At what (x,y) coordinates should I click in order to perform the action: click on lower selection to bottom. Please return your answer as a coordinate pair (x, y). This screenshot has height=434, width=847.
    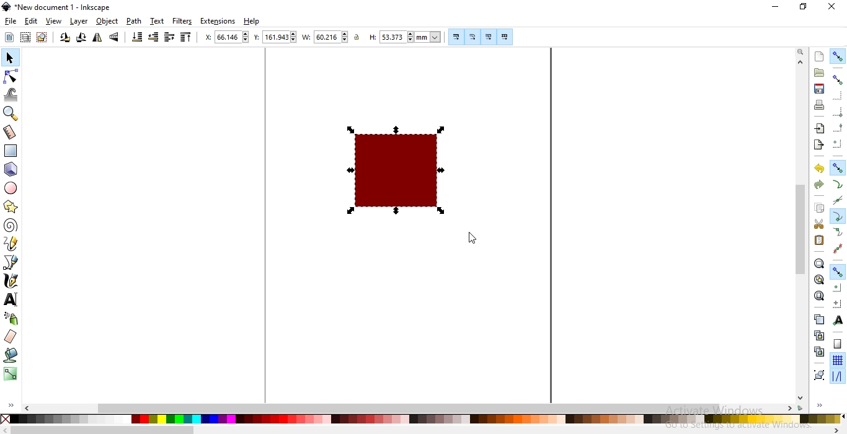
    Looking at the image, I should click on (138, 37).